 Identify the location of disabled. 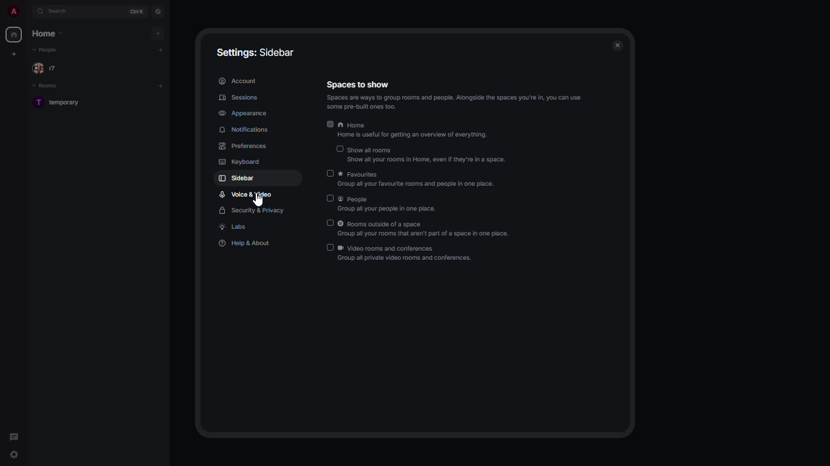
(330, 198).